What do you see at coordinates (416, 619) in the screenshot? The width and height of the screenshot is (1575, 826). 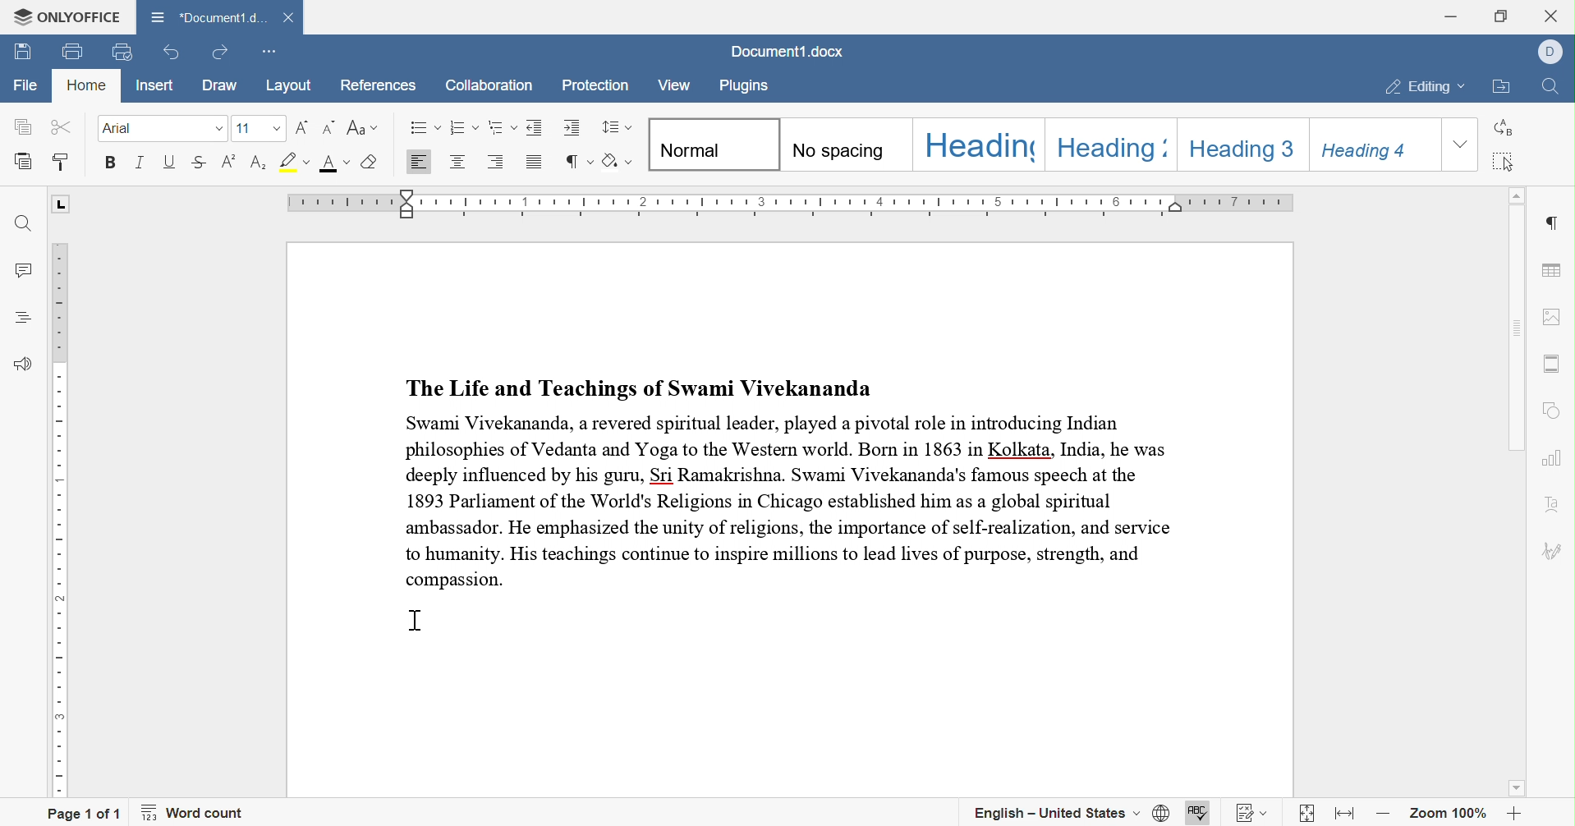 I see `cursor` at bounding box center [416, 619].